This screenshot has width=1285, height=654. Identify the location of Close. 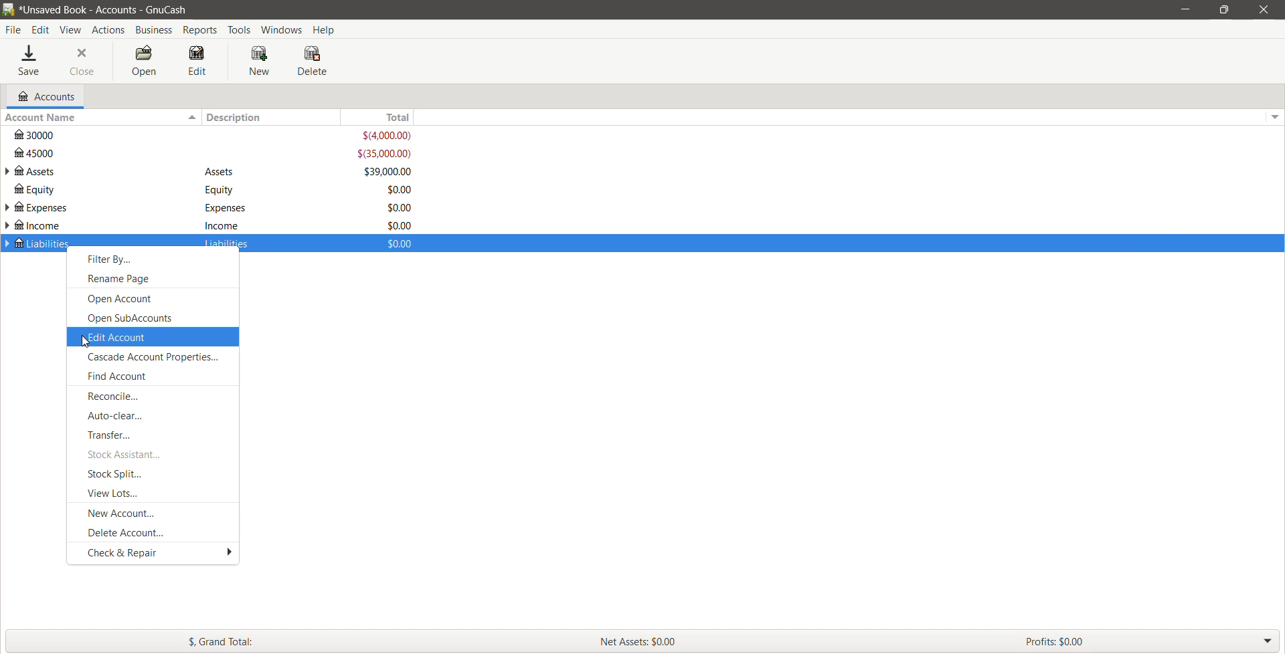
(83, 62).